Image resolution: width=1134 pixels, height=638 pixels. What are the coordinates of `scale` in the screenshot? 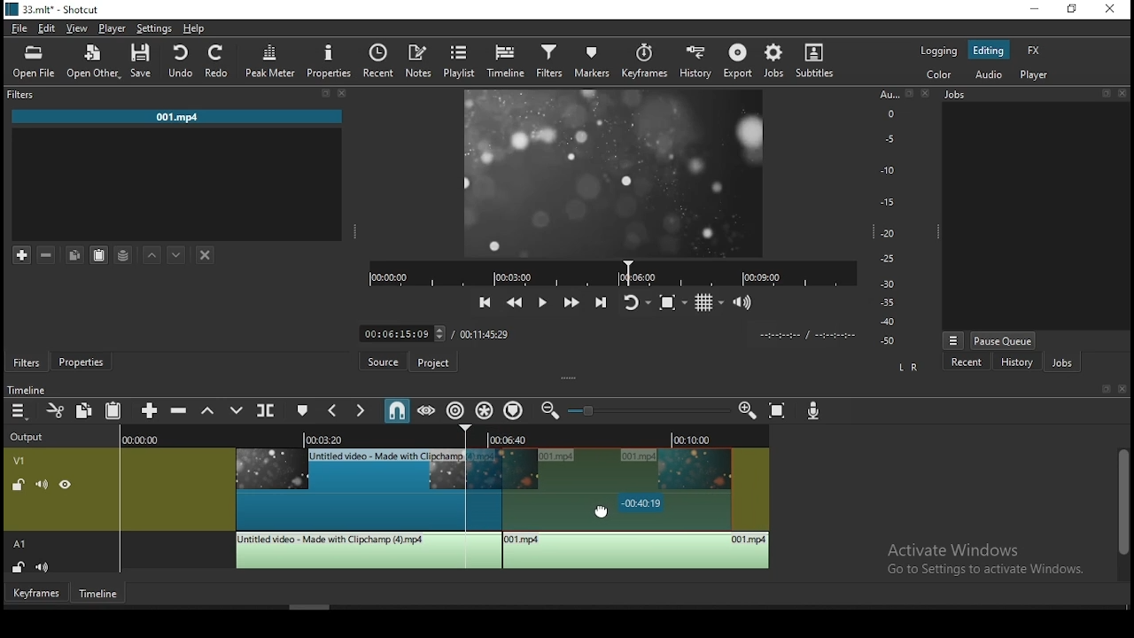 It's located at (892, 217).